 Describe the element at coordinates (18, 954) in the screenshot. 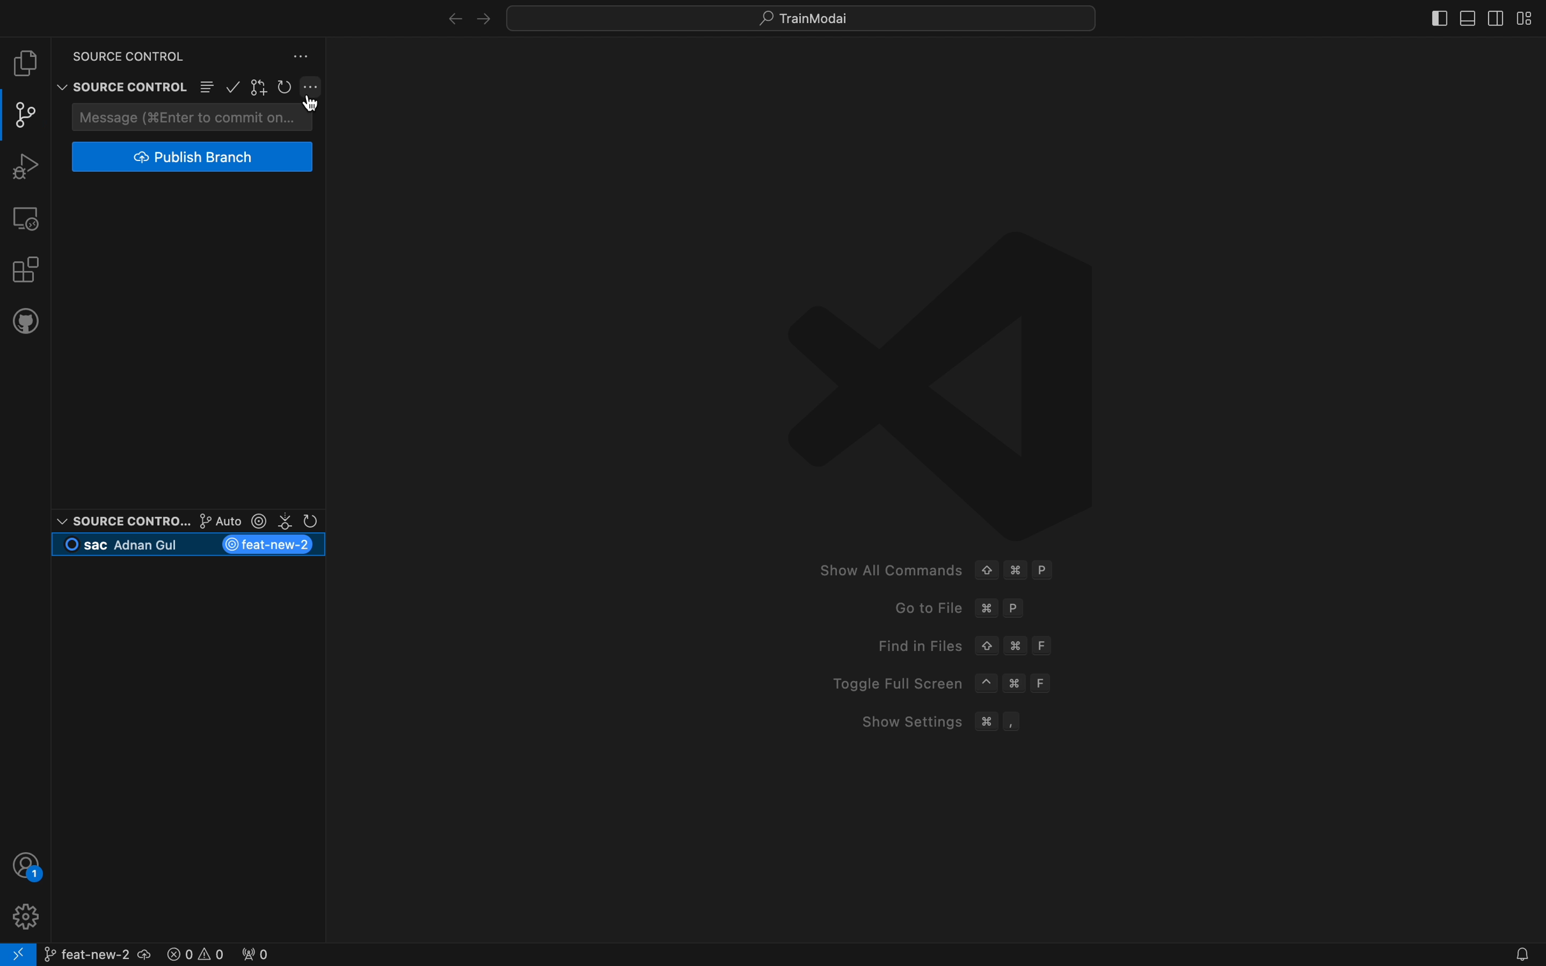

I see `remote connect` at that location.